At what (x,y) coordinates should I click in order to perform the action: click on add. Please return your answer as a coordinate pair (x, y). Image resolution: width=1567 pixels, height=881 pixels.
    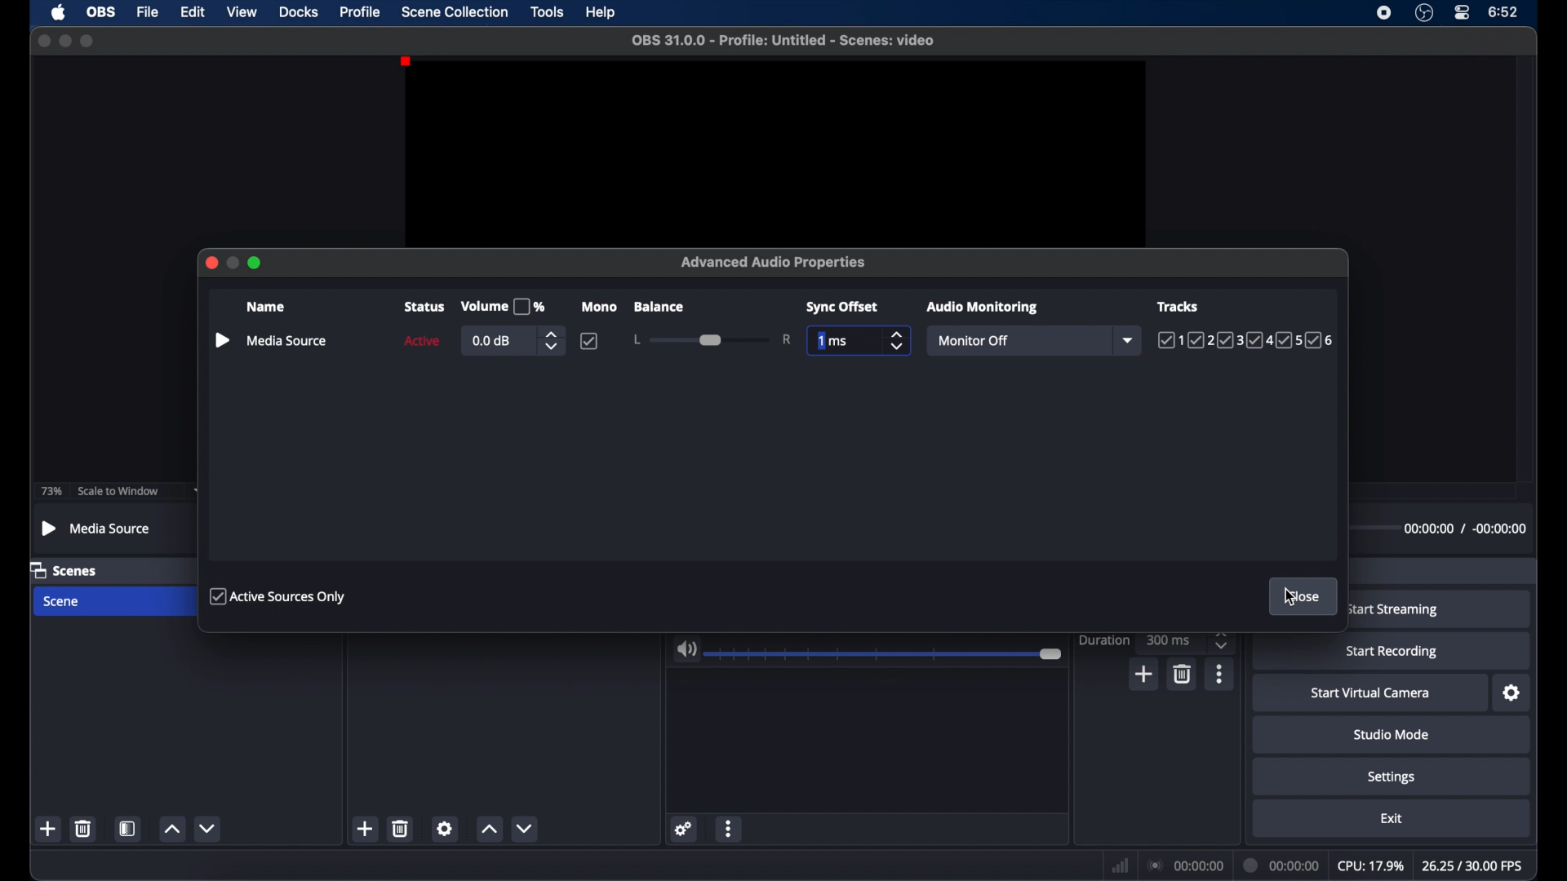
    Looking at the image, I should click on (49, 828).